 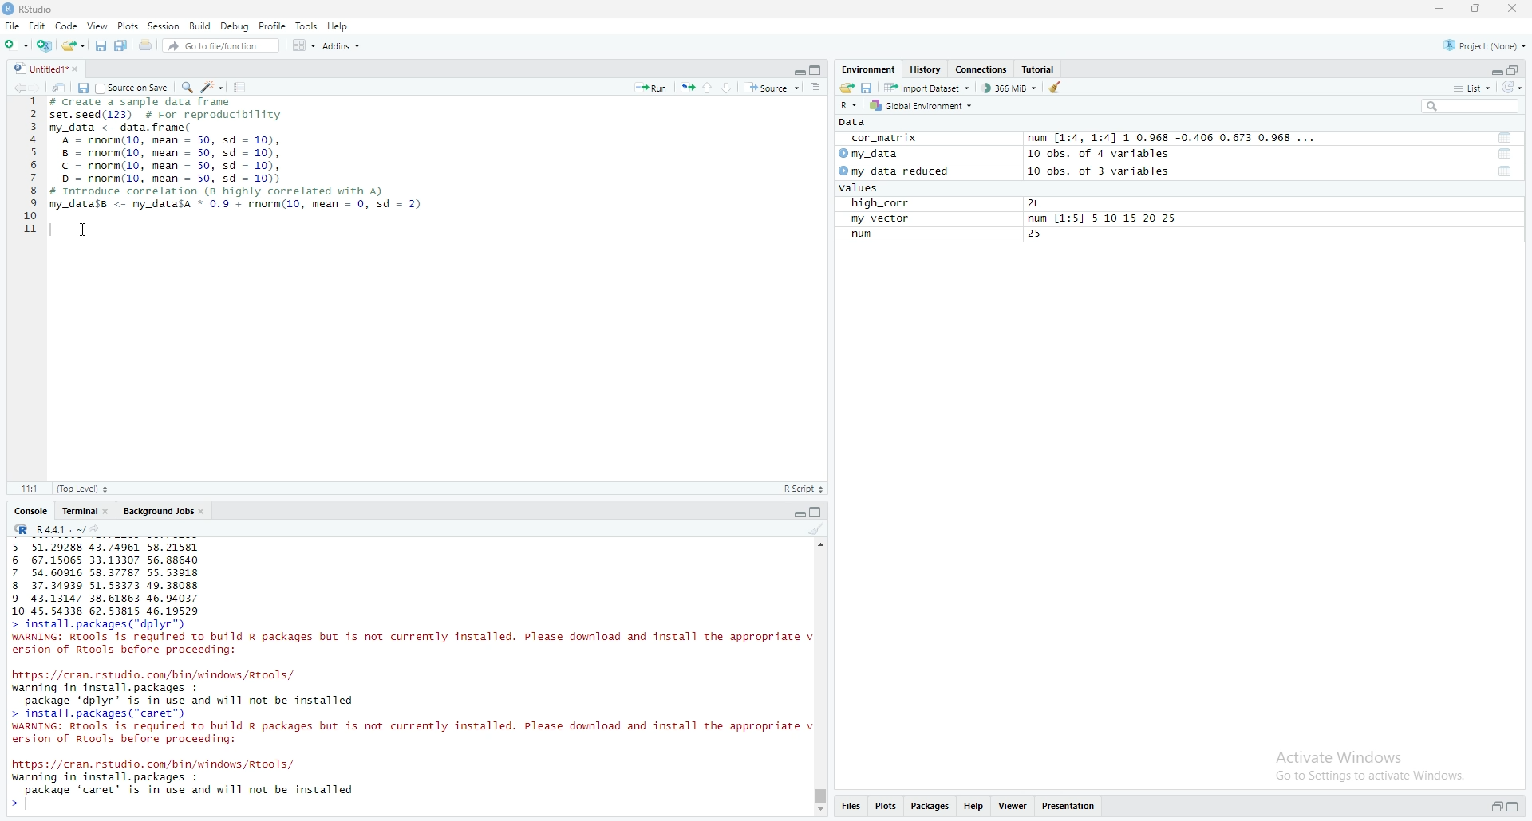 I want to click on num 25, so click(x=958, y=236).